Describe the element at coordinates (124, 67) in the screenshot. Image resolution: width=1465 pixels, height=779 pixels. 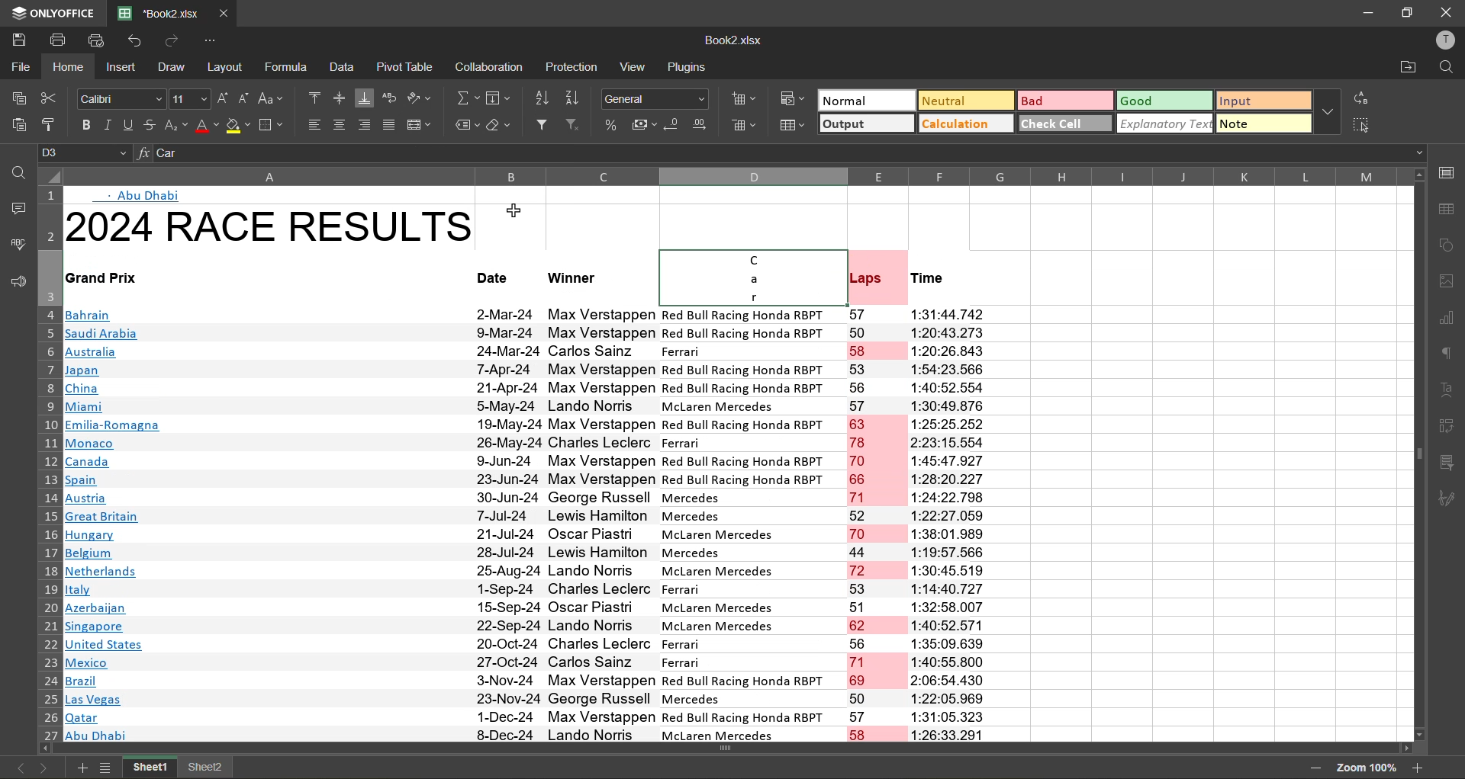
I see `insert` at that location.